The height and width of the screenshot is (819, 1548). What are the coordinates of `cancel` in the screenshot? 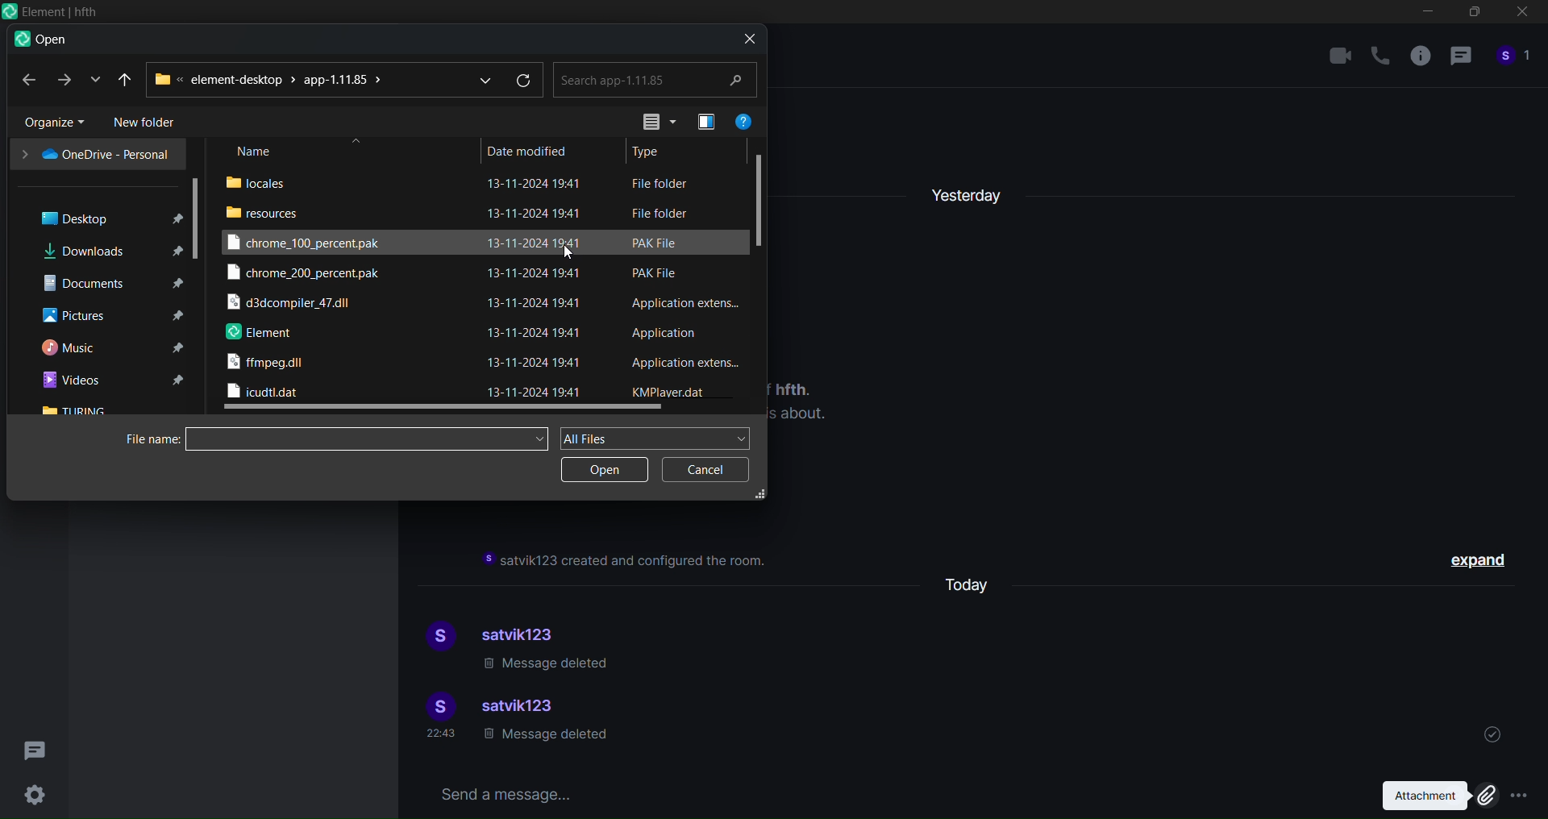 It's located at (702, 471).